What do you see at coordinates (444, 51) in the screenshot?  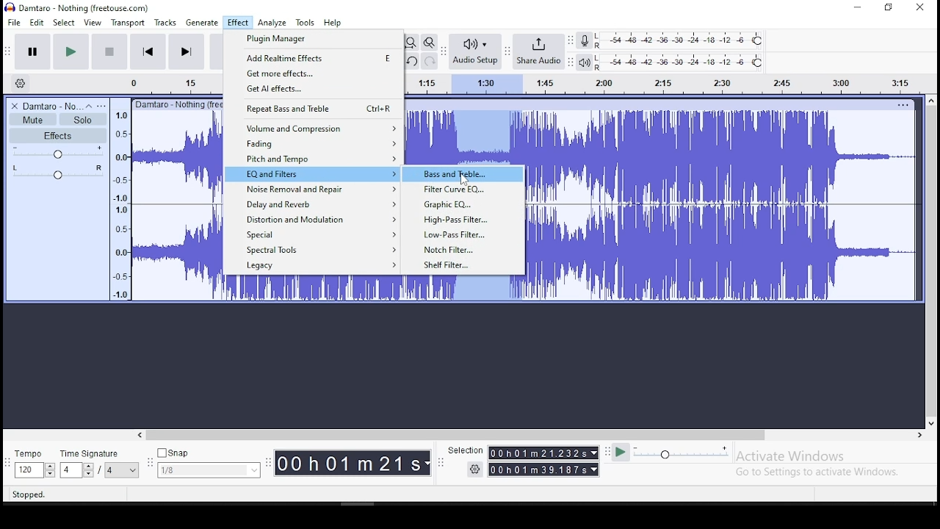 I see `` at bounding box center [444, 51].